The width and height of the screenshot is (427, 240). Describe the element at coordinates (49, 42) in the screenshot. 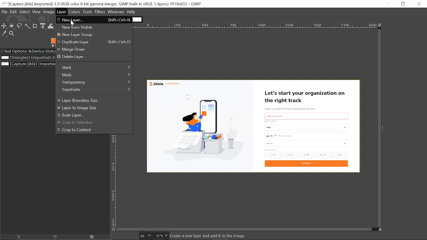

I see `Foreground tool` at that location.